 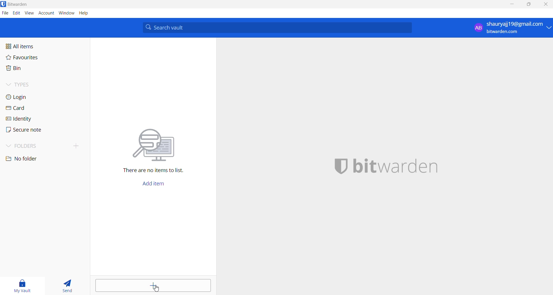 I want to click on application logo, so click(x=340, y=166).